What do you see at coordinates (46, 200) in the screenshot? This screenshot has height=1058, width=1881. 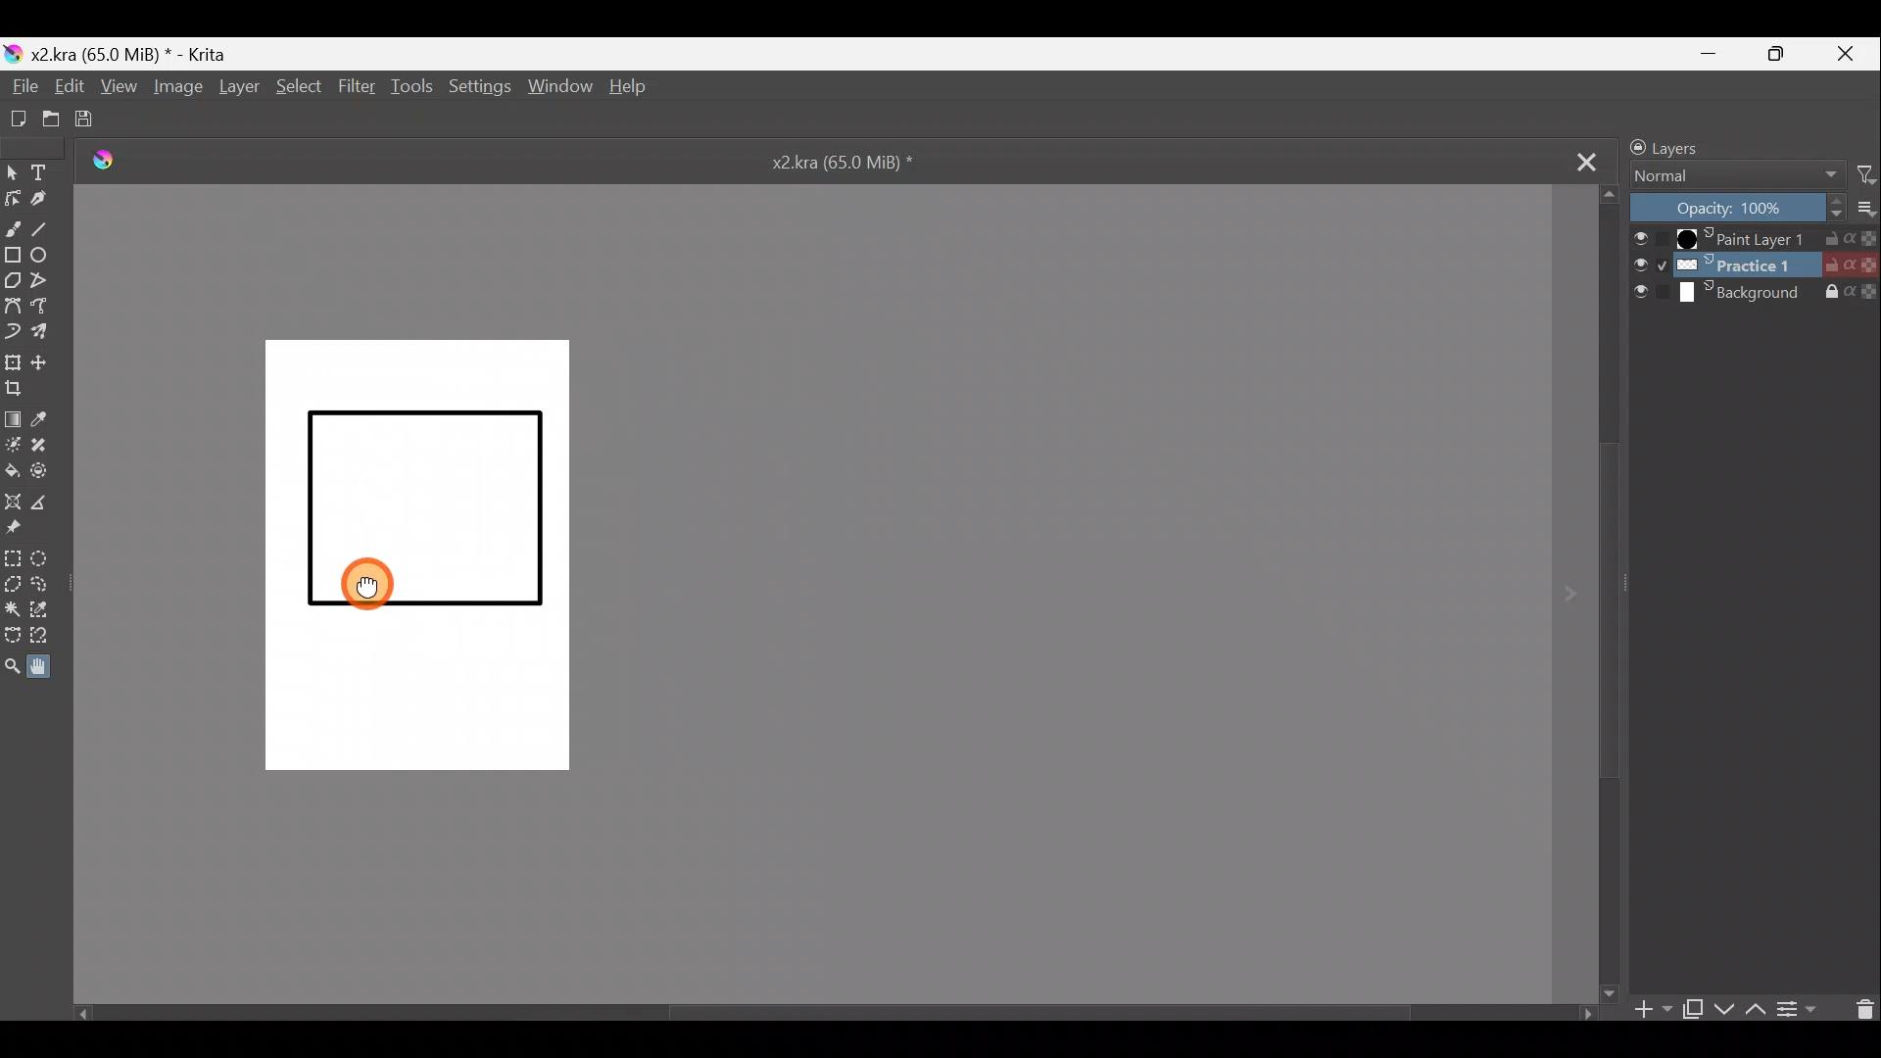 I see `Calligraphy` at bounding box center [46, 200].